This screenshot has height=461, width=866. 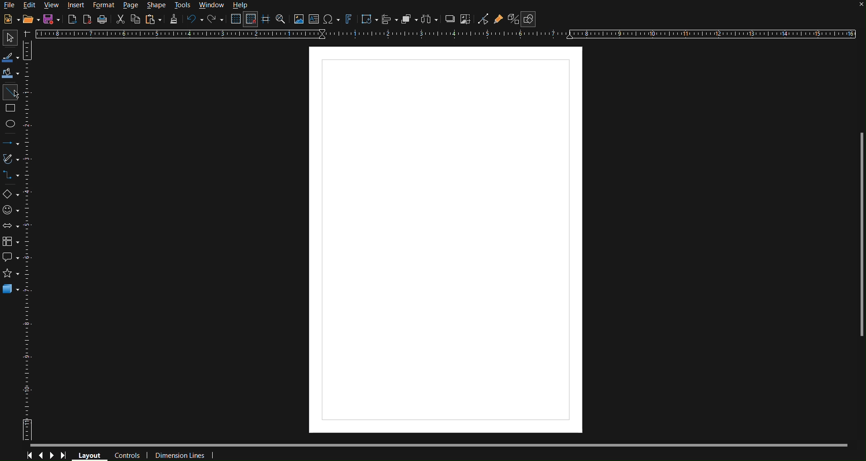 I want to click on Help, so click(x=239, y=5).